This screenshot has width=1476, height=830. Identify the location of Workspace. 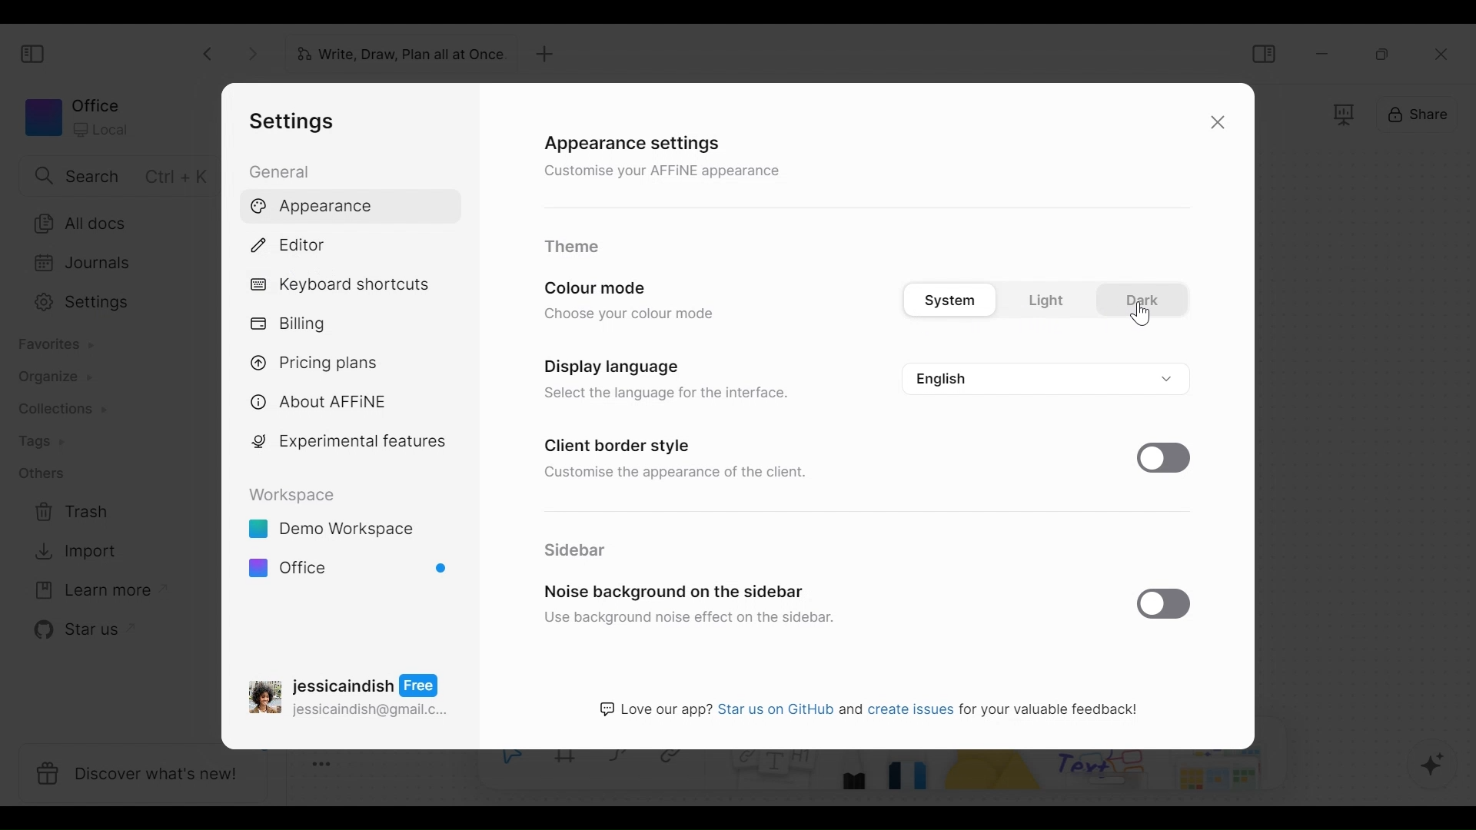
(77, 116).